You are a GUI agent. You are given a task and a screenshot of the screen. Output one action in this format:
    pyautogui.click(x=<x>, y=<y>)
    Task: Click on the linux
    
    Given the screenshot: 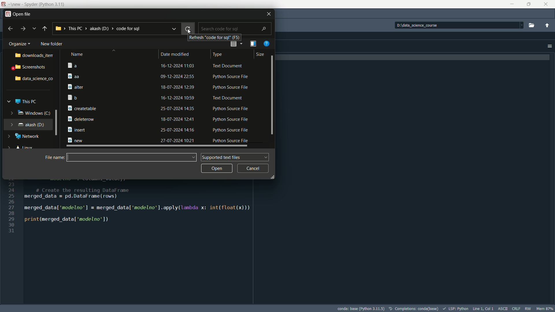 What is the action you would take?
    pyautogui.click(x=25, y=148)
    